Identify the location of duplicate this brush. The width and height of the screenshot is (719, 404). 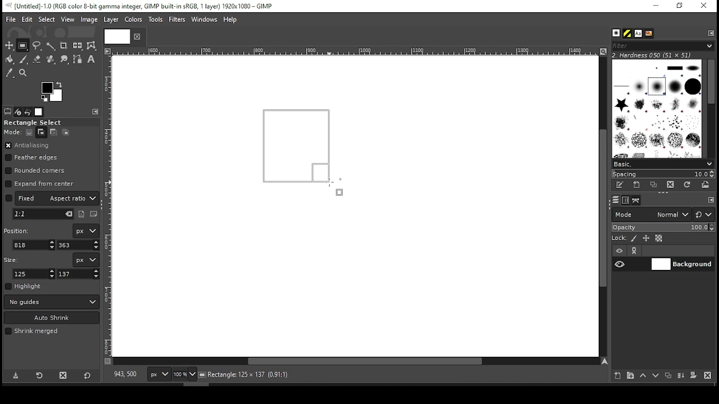
(657, 185).